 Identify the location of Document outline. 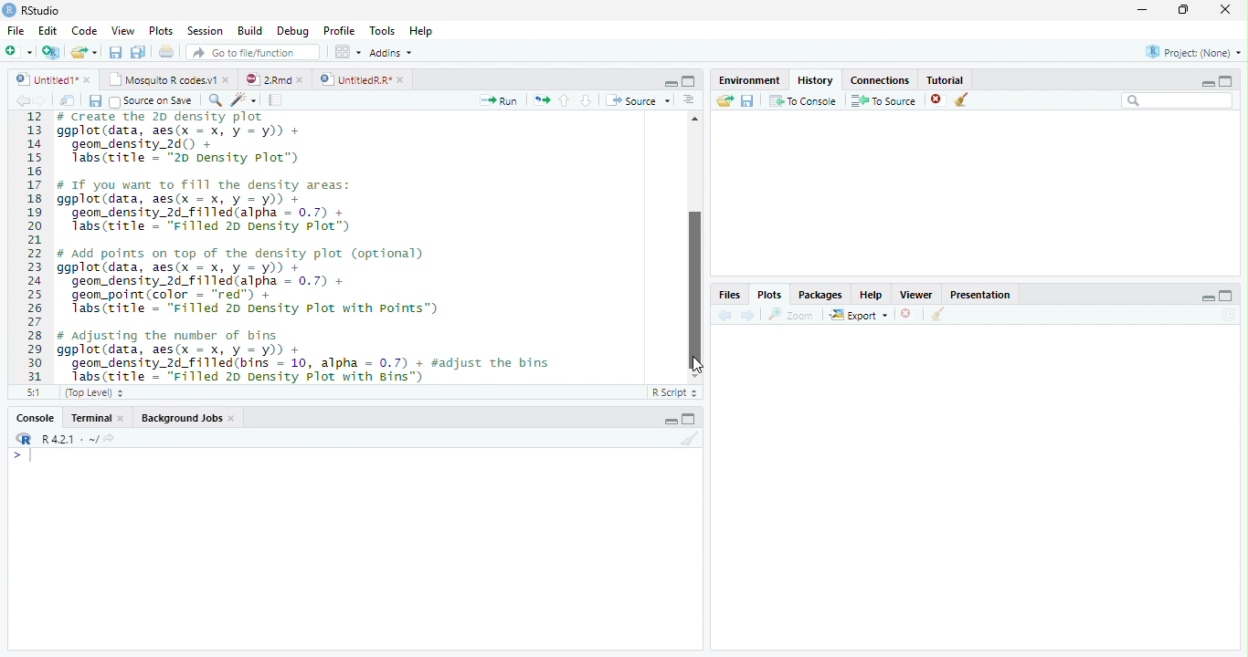
(689, 101).